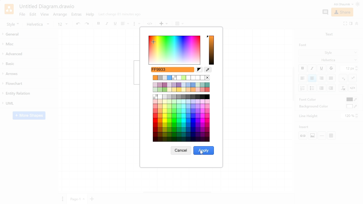 This screenshot has height=204, width=363. I want to click on Apply, so click(204, 150).